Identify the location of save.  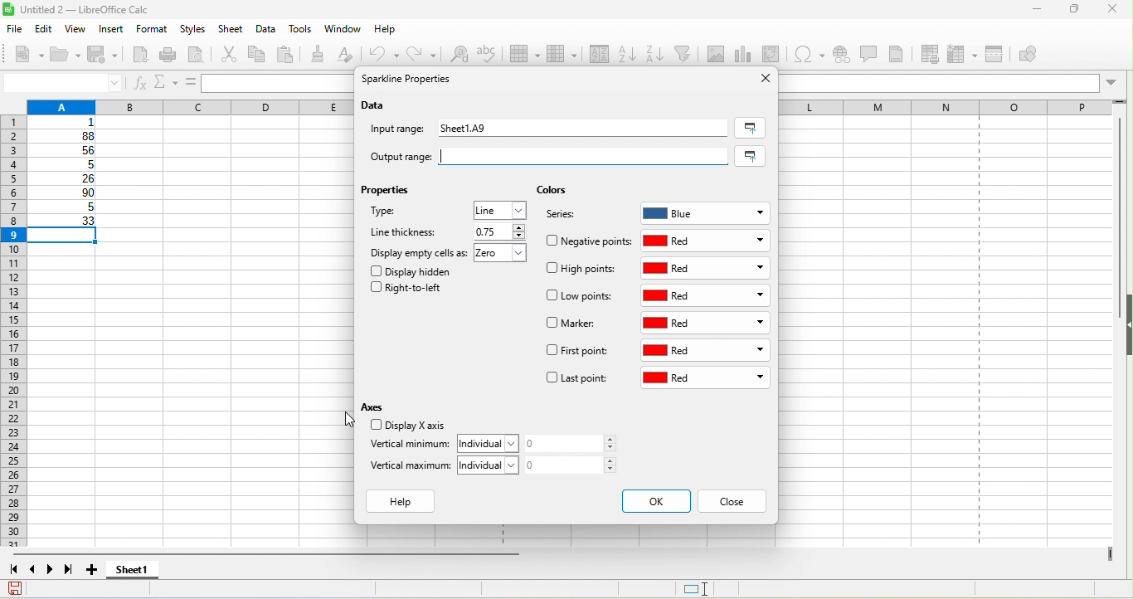
(106, 56).